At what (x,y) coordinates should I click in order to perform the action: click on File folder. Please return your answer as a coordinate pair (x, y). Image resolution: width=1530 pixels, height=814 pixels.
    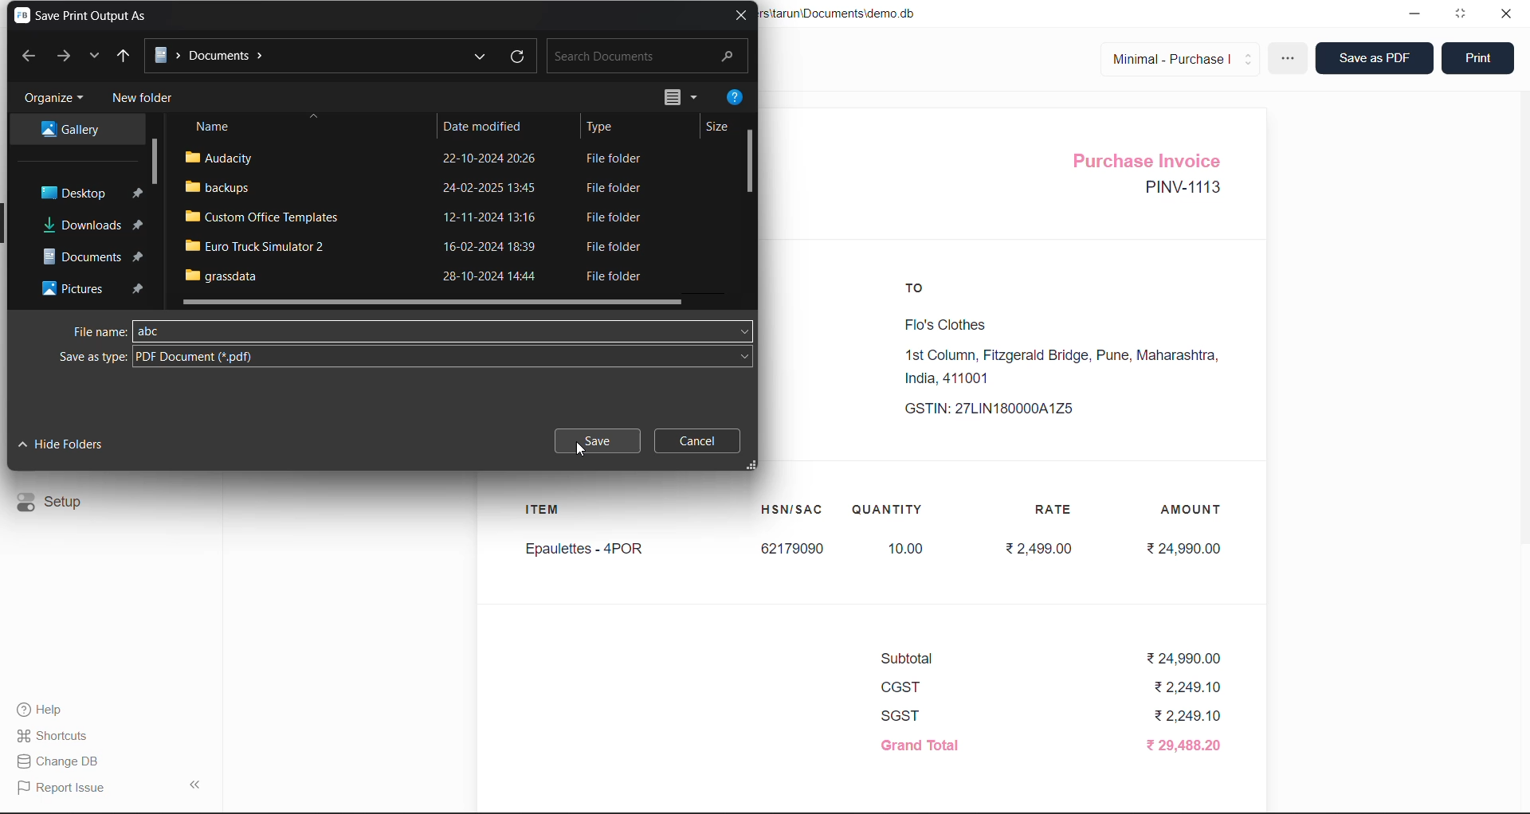
    Looking at the image, I should click on (619, 220).